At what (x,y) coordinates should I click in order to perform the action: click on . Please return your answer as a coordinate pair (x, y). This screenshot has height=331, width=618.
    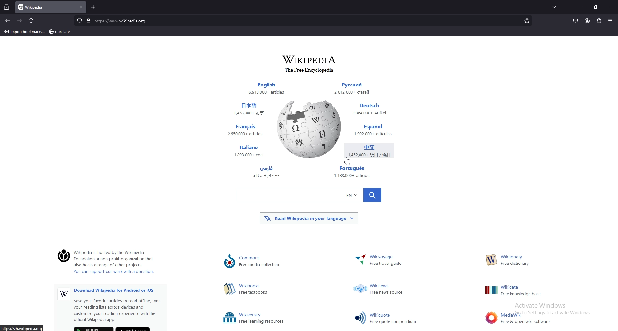
    Looking at the image, I should click on (387, 290).